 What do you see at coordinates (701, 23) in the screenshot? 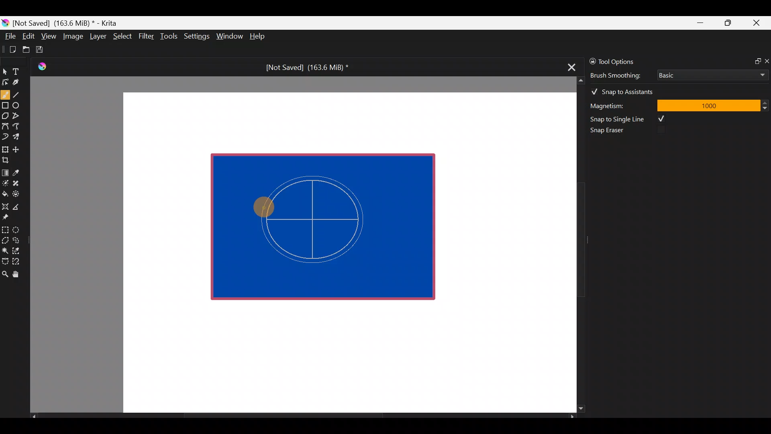
I see `Minimize` at bounding box center [701, 23].